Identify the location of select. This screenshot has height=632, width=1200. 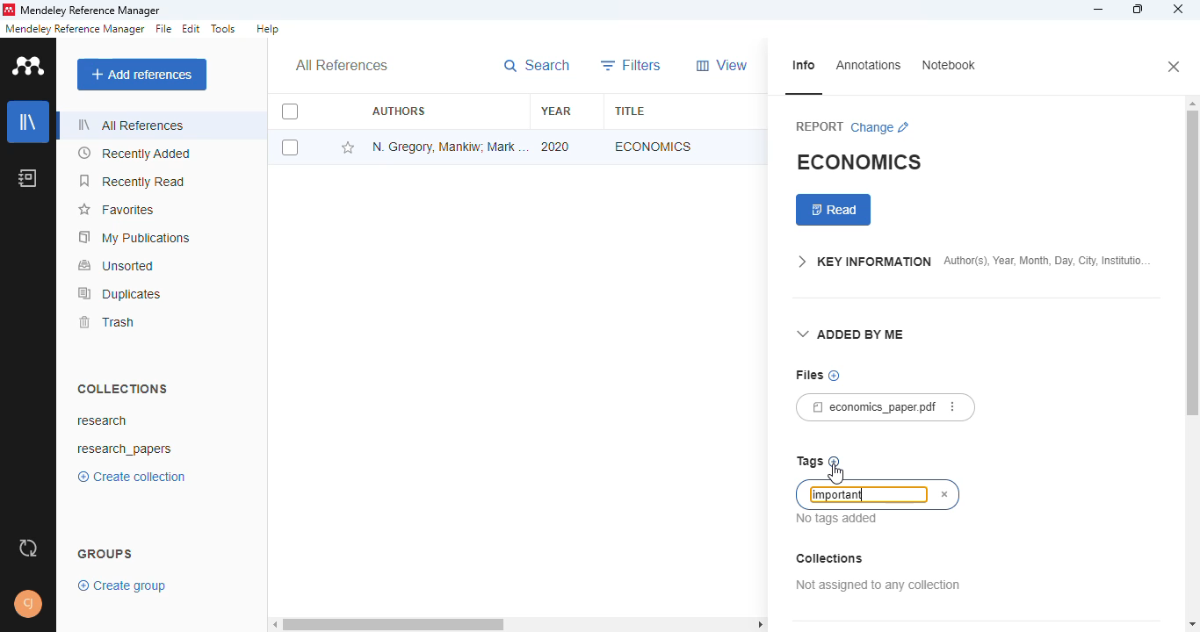
(290, 147).